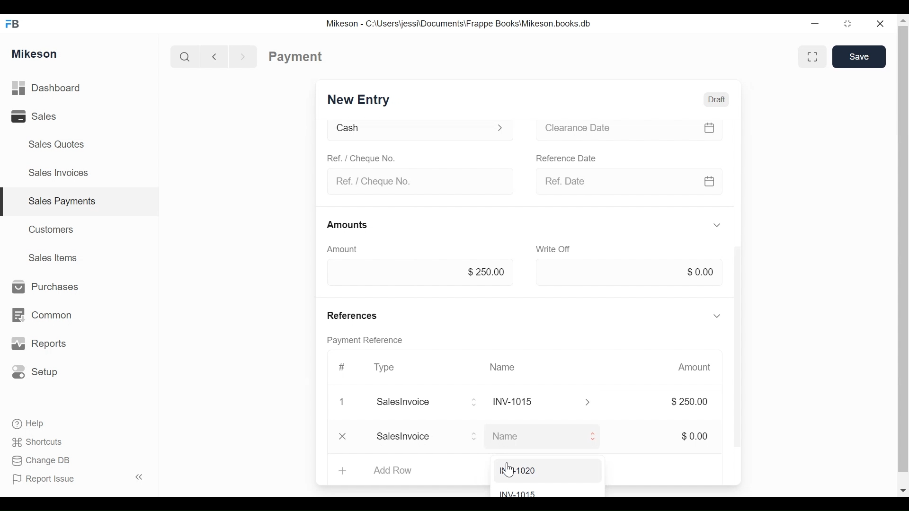 Image resolution: width=909 pixels, height=511 pixels. Describe the element at coordinates (698, 437) in the screenshot. I see `$0.00` at that location.